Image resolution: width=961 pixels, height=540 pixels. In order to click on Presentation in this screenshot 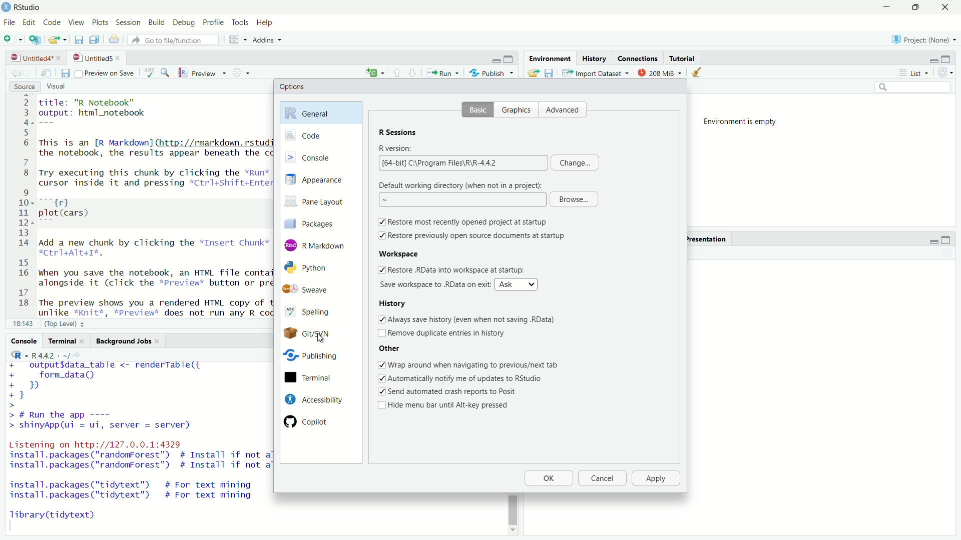, I will do `click(706, 239)`.